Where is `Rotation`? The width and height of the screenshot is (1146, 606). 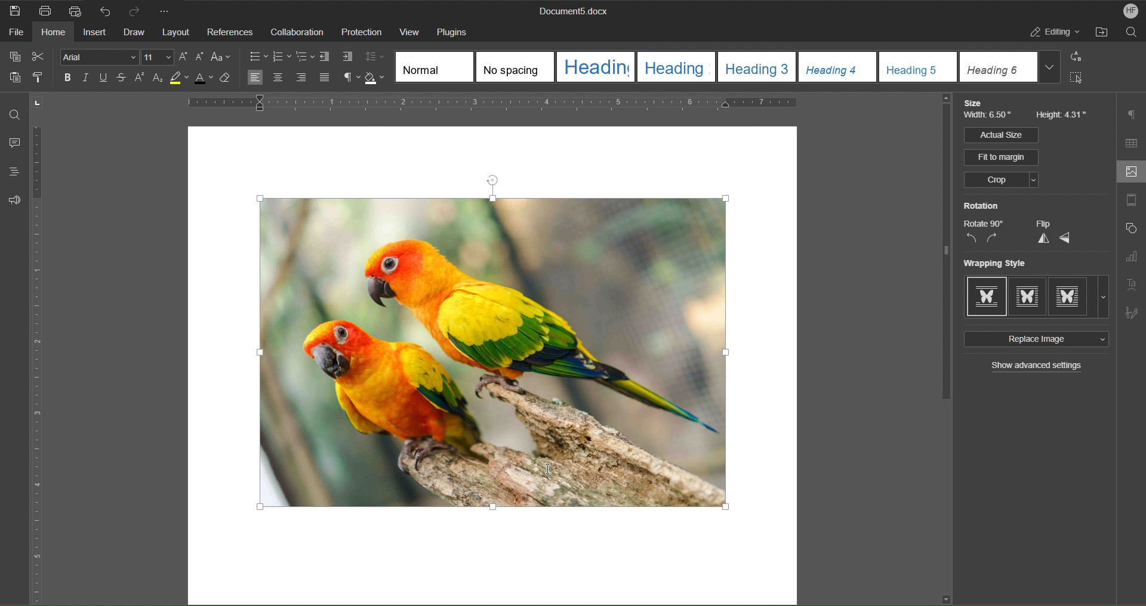 Rotation is located at coordinates (981, 206).